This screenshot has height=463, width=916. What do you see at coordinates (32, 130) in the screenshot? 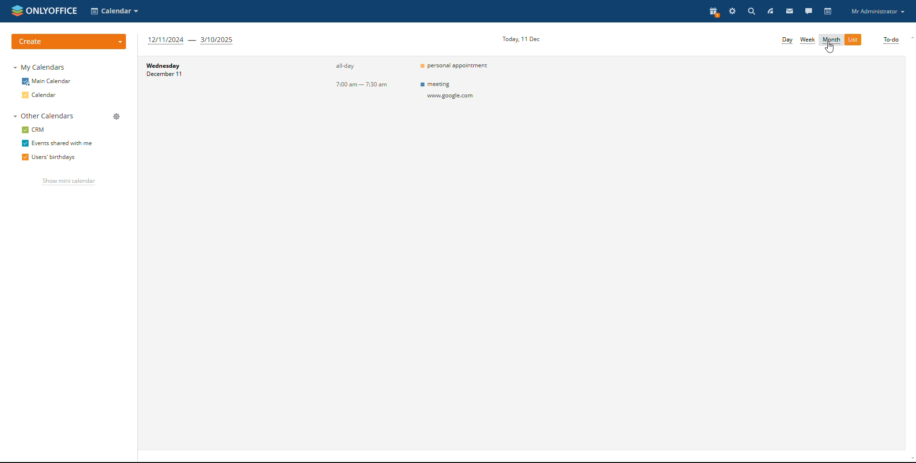
I see `crm` at bounding box center [32, 130].